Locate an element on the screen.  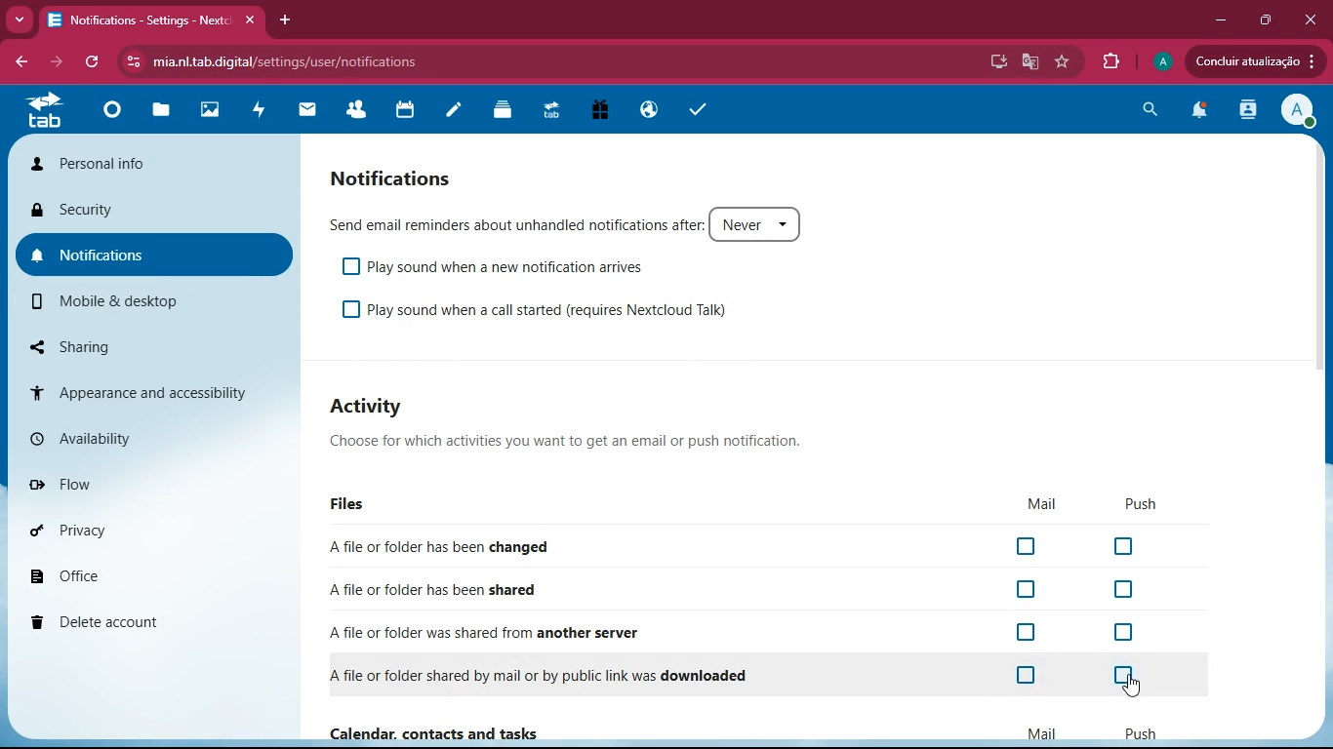
Choose for which activities you want to get an email or push notification. is located at coordinates (578, 443).